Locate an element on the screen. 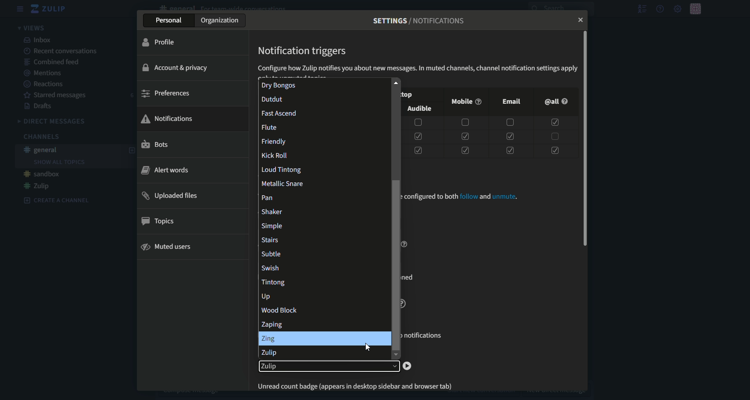  close is located at coordinates (578, 21).